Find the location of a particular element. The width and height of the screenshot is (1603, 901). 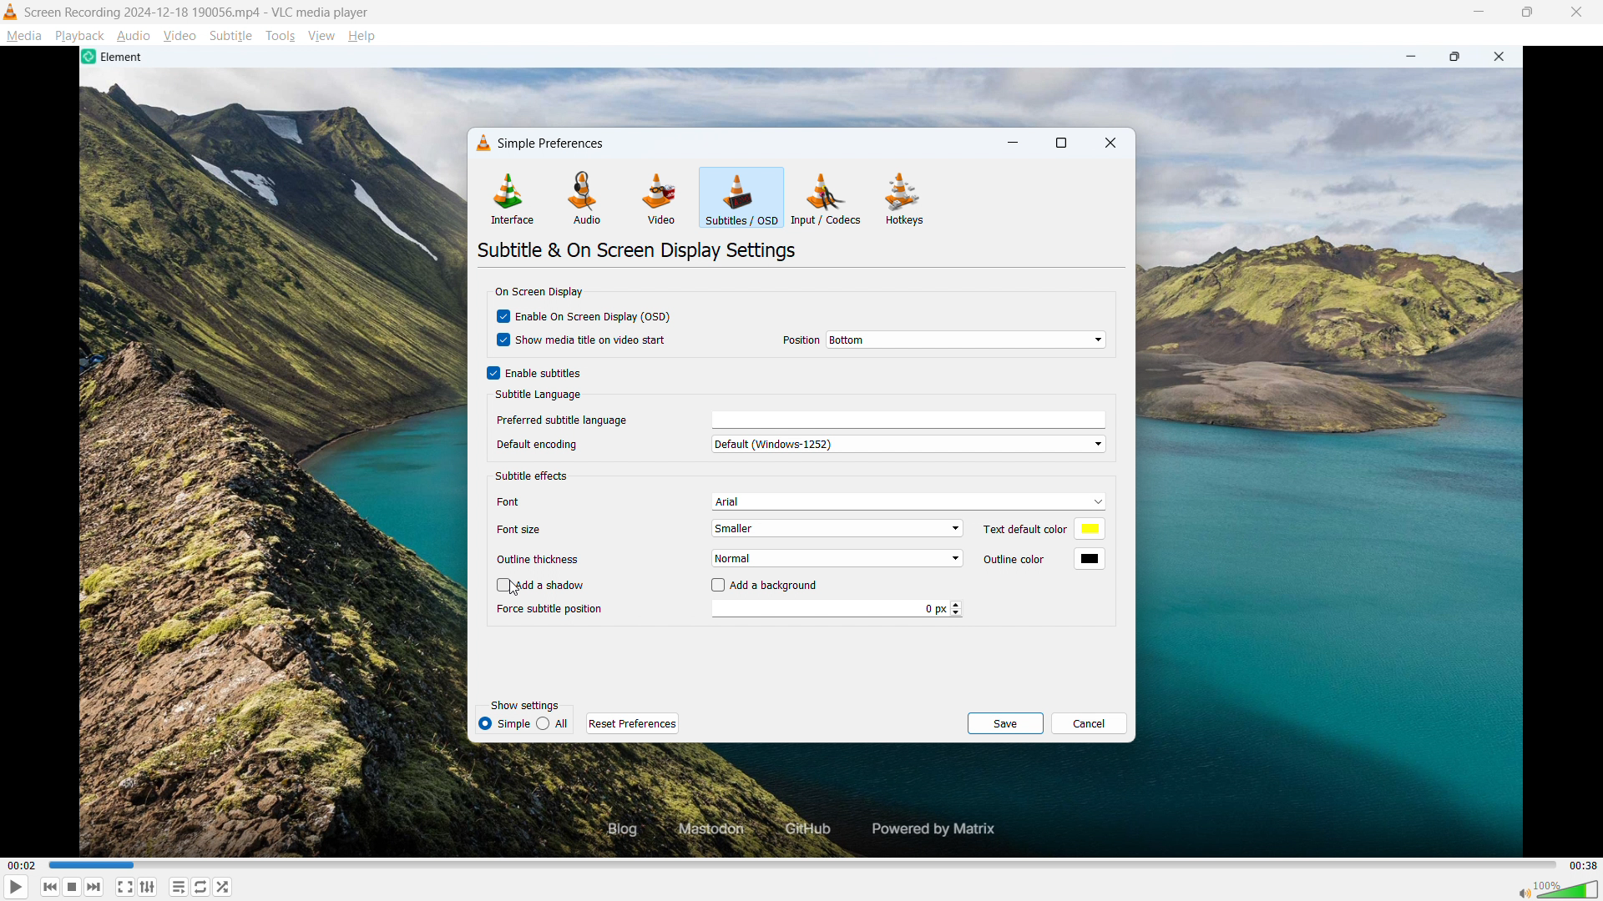

checkbox is located at coordinates (715, 586).